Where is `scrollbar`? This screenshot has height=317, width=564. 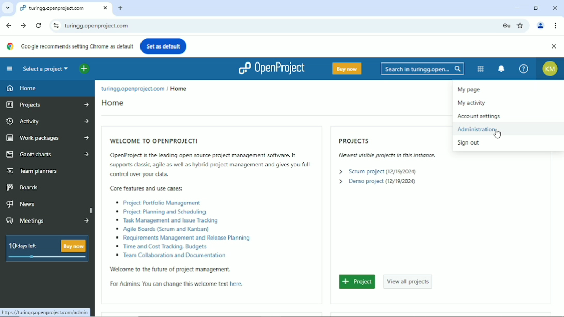 scrollbar is located at coordinates (91, 209).